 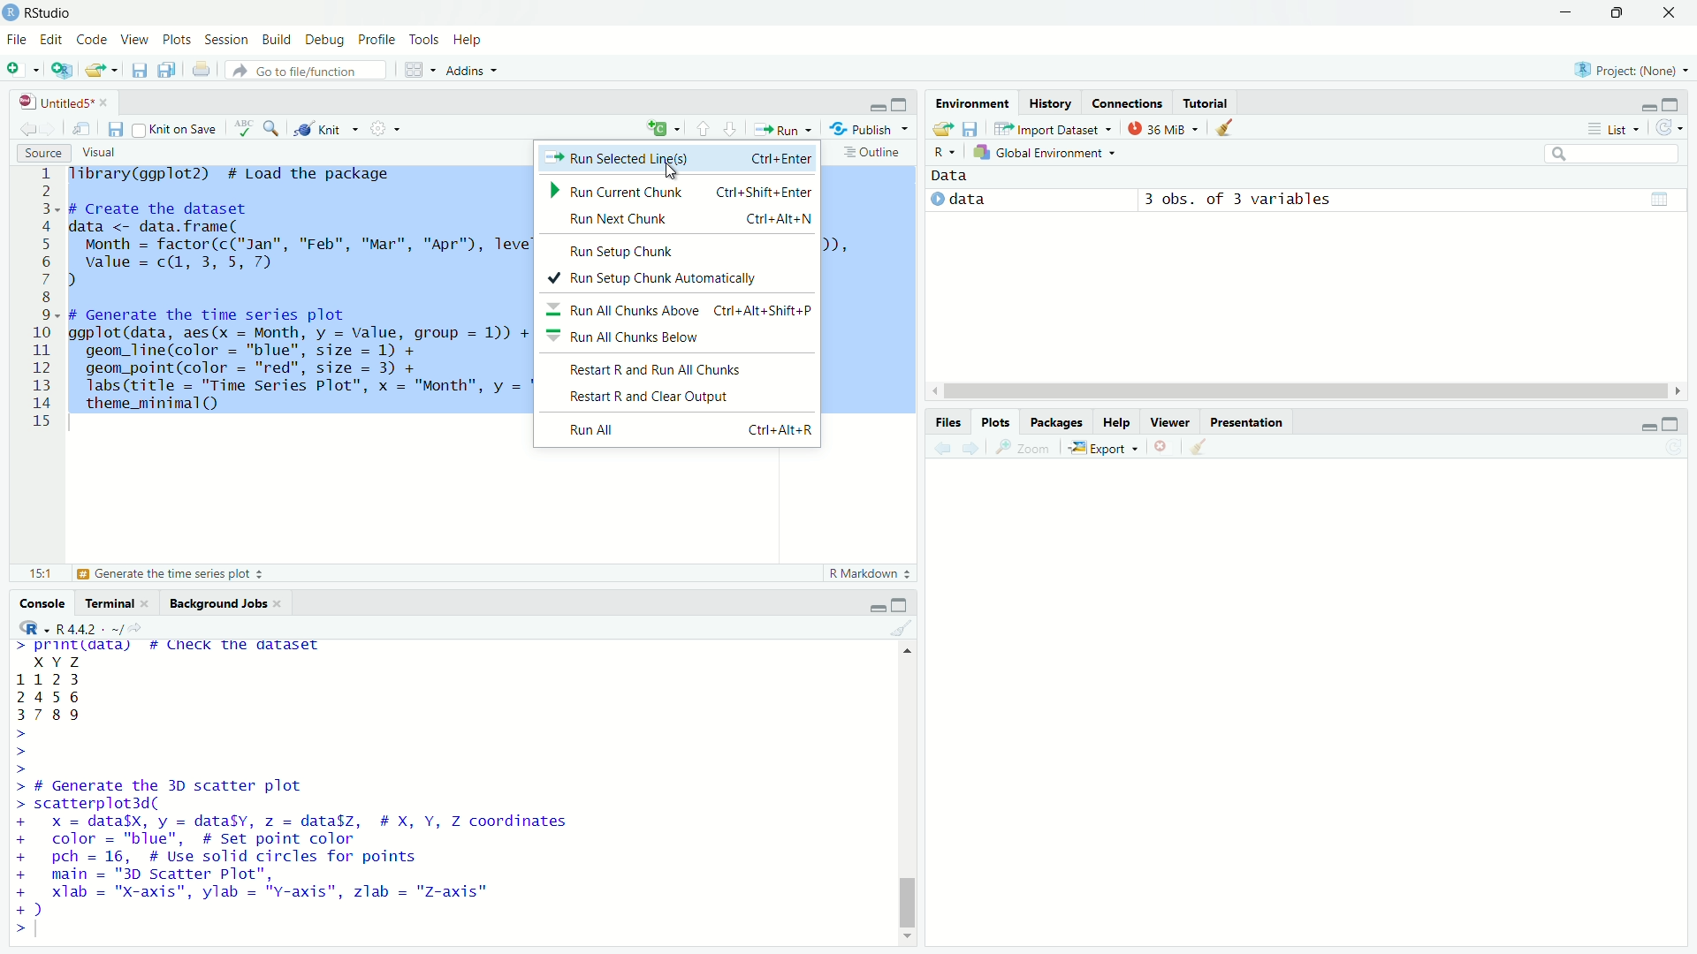 What do you see at coordinates (70, 689) in the screenshot?
I see `data` at bounding box center [70, 689].